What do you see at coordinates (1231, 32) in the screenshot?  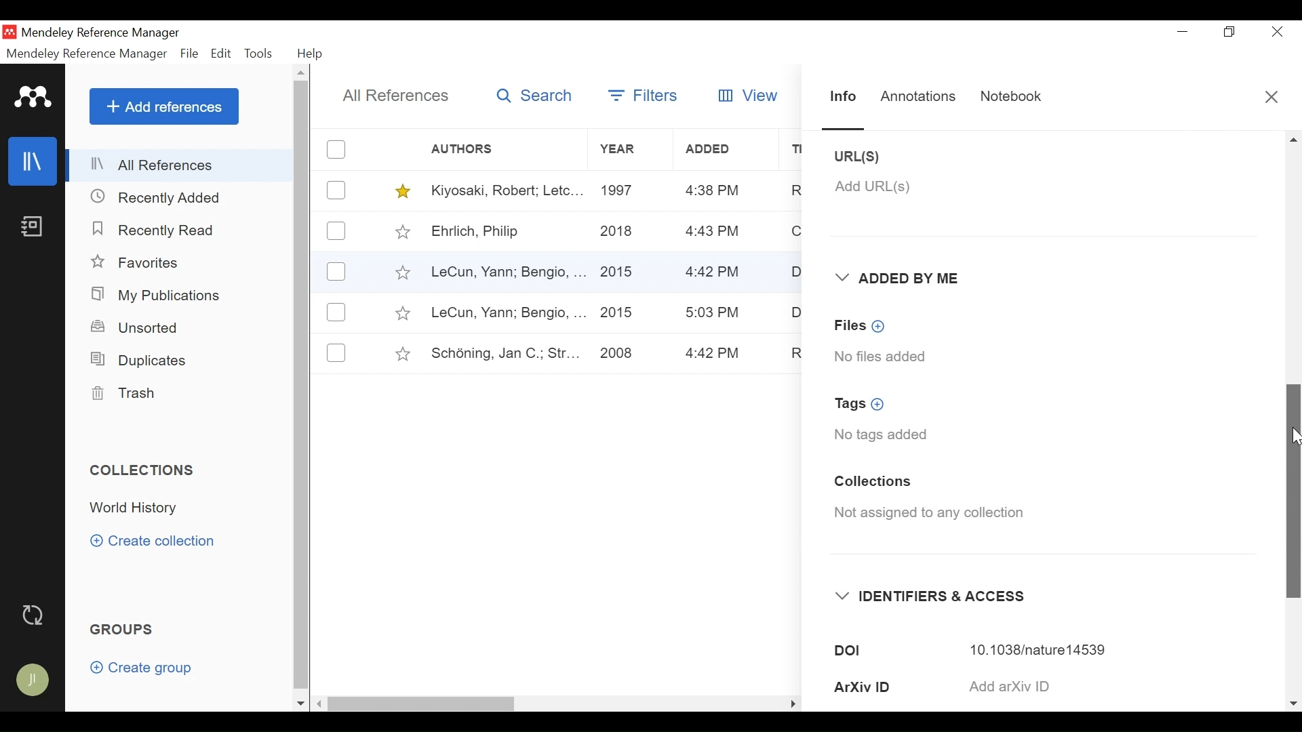 I see `Restore` at bounding box center [1231, 32].